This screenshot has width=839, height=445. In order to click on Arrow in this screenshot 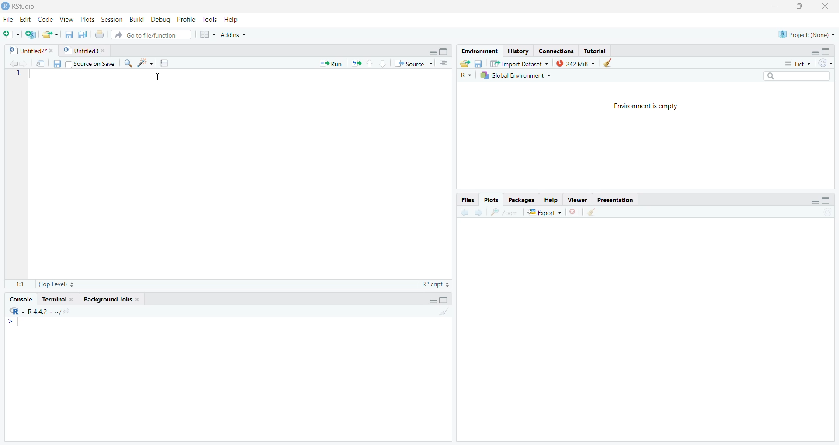, I will do `click(11, 322)`.